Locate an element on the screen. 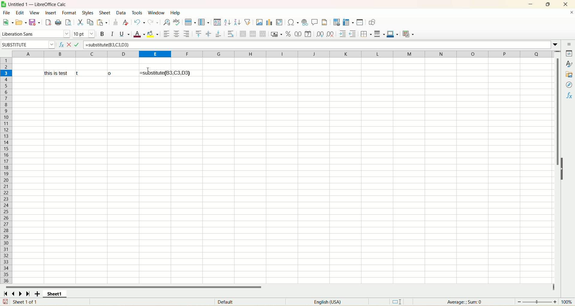 The width and height of the screenshot is (575, 306). formula bar is located at coordinates (316, 45).